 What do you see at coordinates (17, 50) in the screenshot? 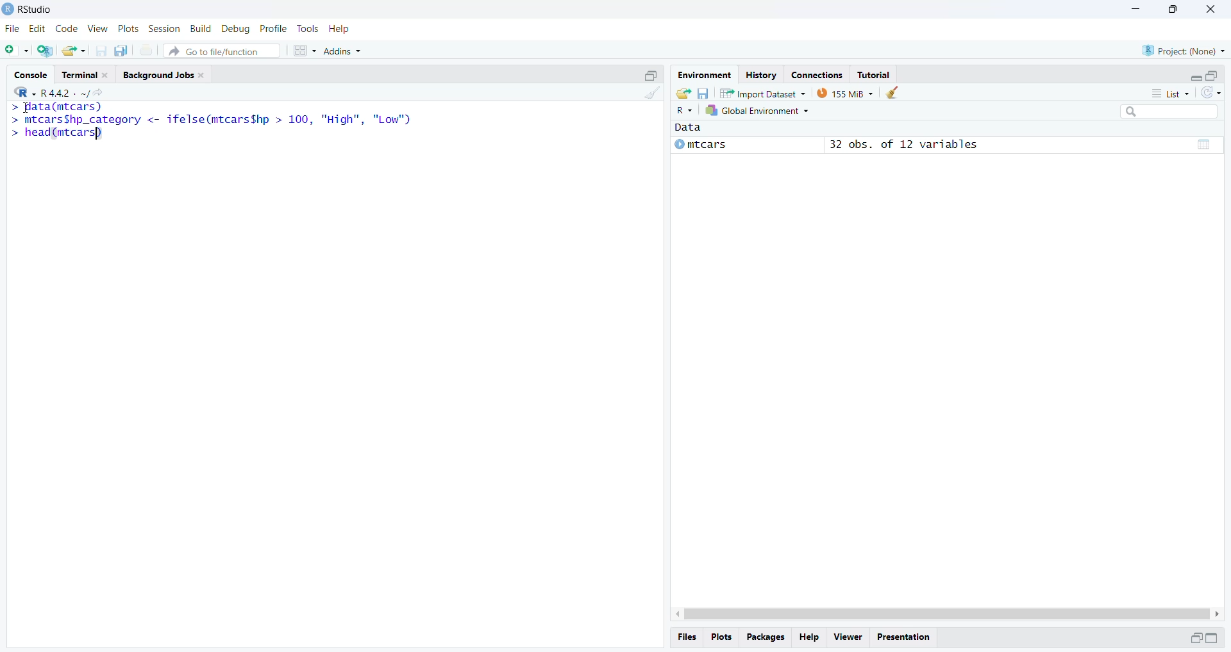
I see `New File` at bounding box center [17, 50].